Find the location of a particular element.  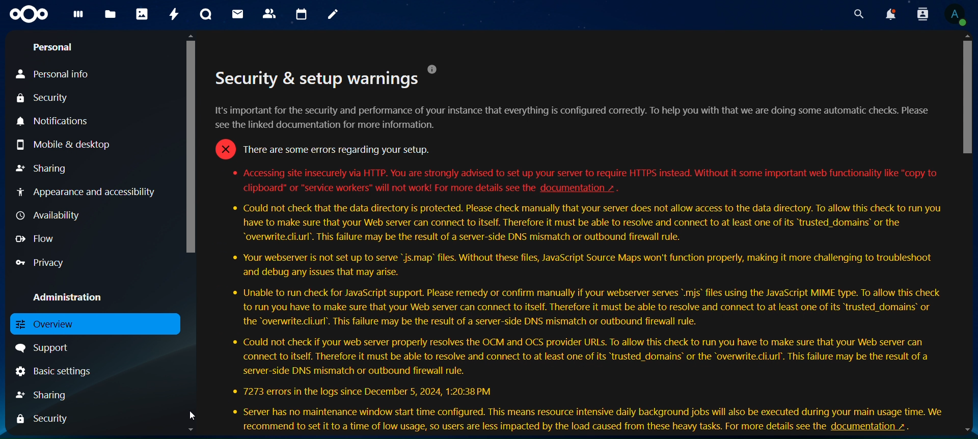

security is located at coordinates (45, 417).